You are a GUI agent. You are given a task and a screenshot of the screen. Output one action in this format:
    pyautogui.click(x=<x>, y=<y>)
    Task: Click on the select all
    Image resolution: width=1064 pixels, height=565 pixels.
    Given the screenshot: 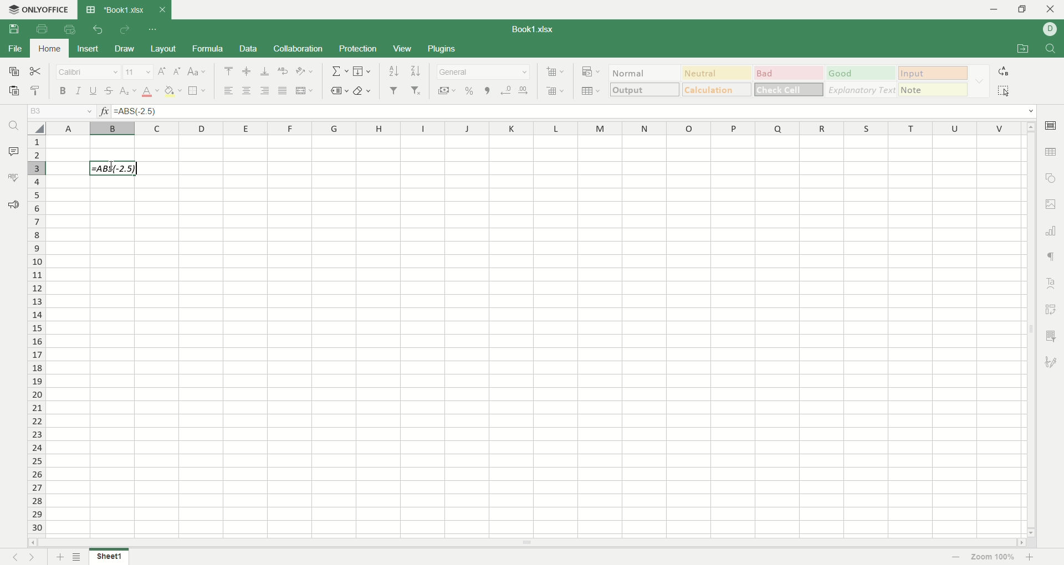 What is the action you would take?
    pyautogui.click(x=37, y=128)
    